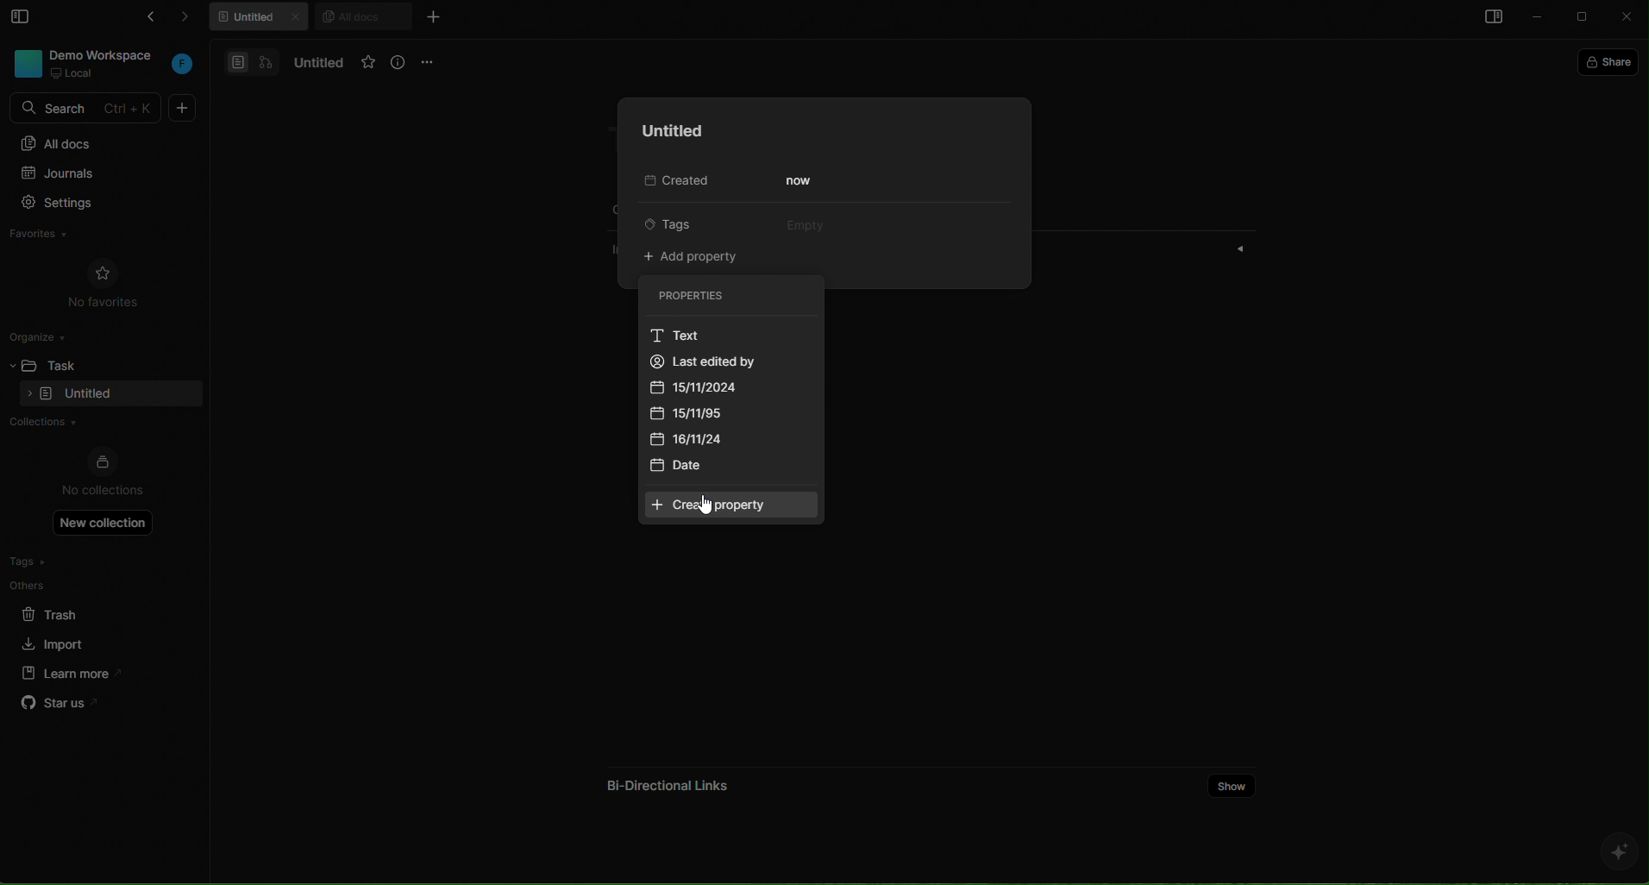 The height and width of the screenshot is (885, 1649). Describe the element at coordinates (147, 20) in the screenshot. I see `go back` at that location.